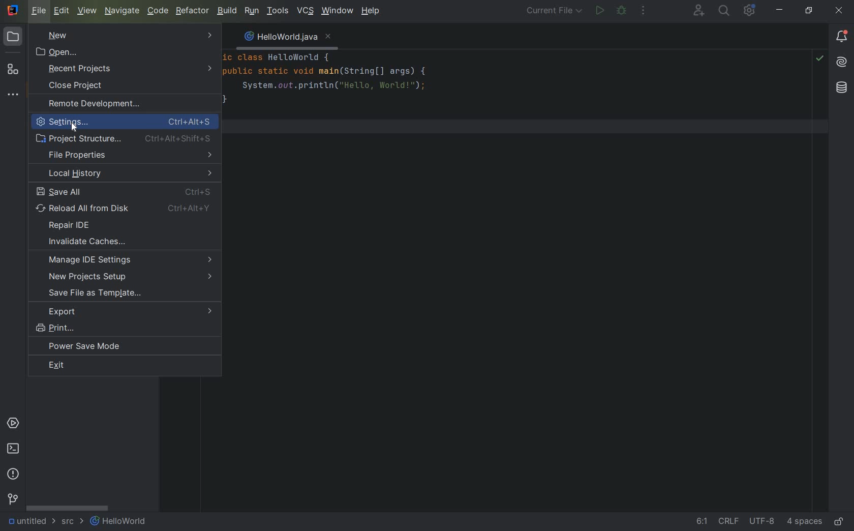  I want to click on VCS, so click(305, 11).